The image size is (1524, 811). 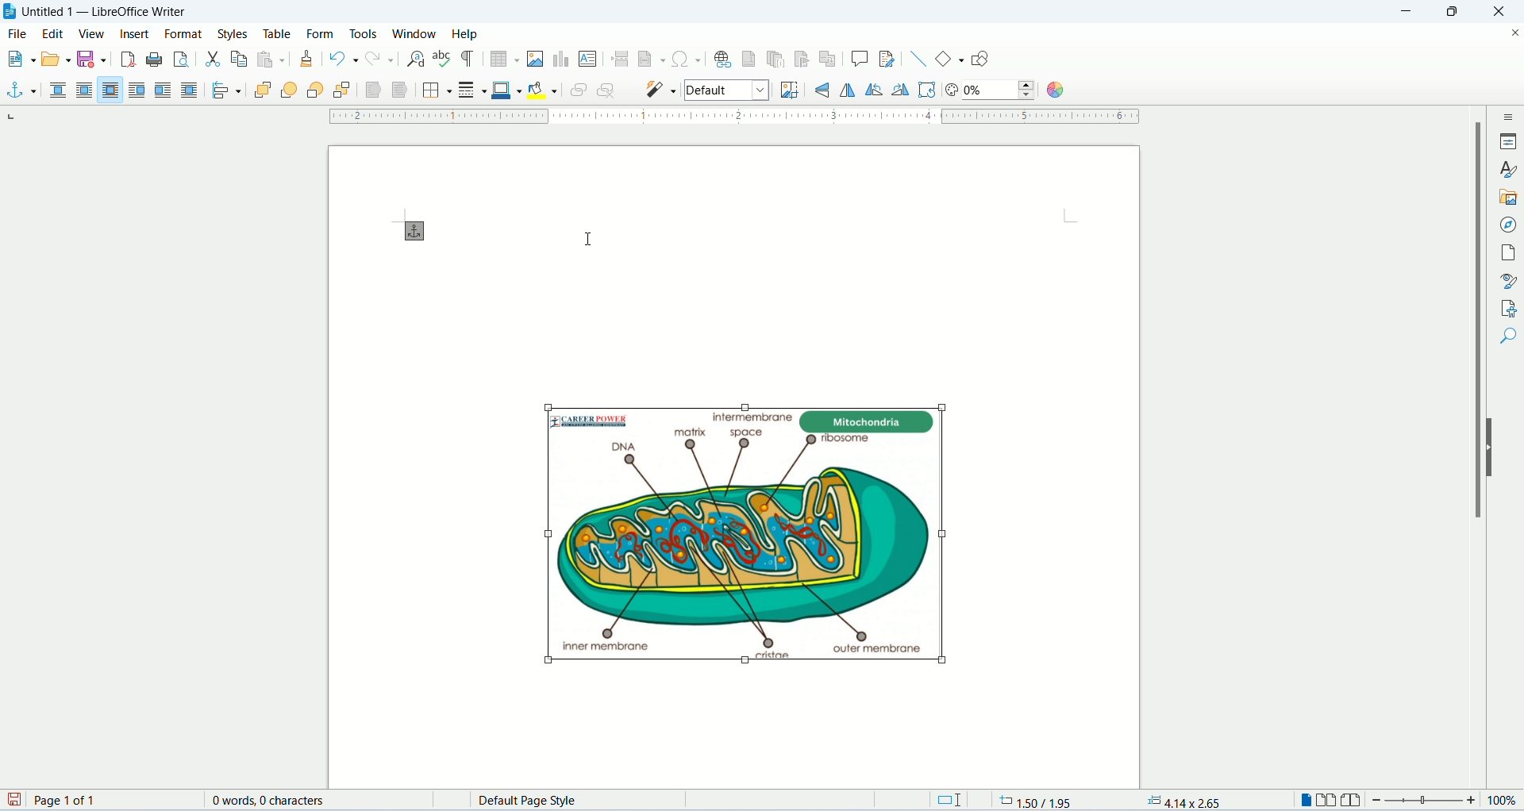 What do you see at coordinates (1508, 169) in the screenshot?
I see `styles` at bounding box center [1508, 169].